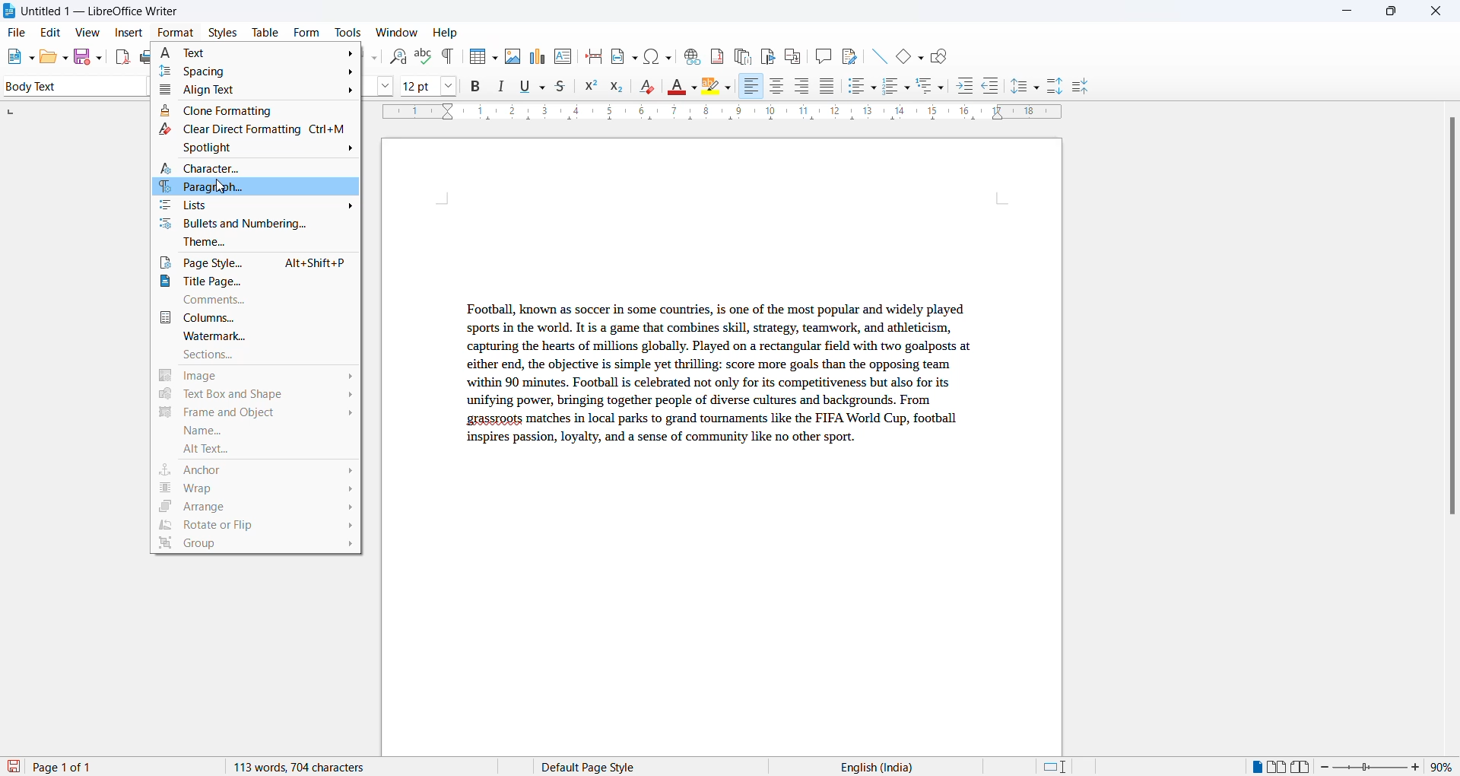 The image size is (1460, 776). I want to click on insert field, so click(623, 54).